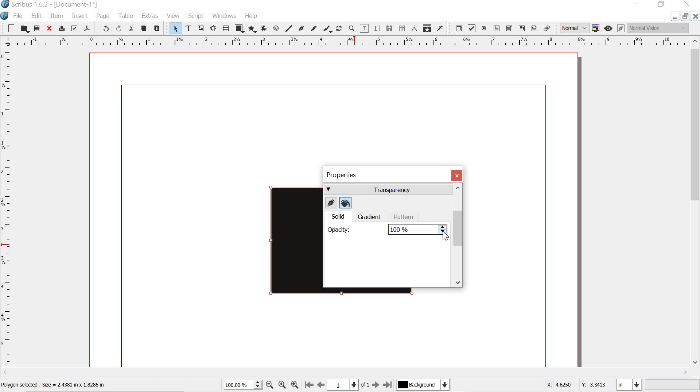 This screenshot has width=700, height=392. Describe the element at coordinates (636, 4) in the screenshot. I see `minimize` at that location.